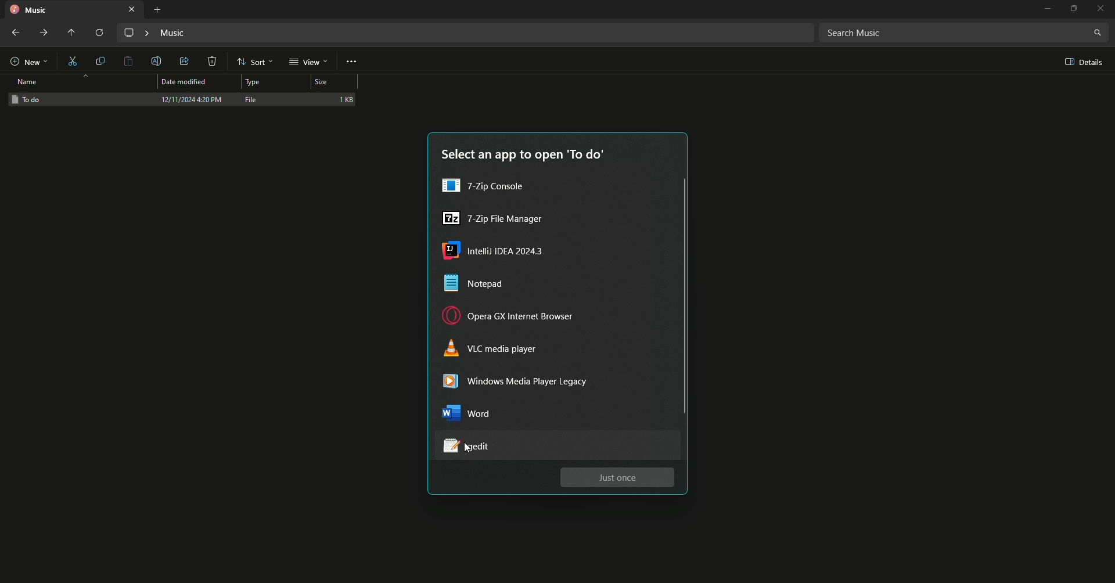 The height and width of the screenshot is (583, 1115). I want to click on Share, so click(187, 62).